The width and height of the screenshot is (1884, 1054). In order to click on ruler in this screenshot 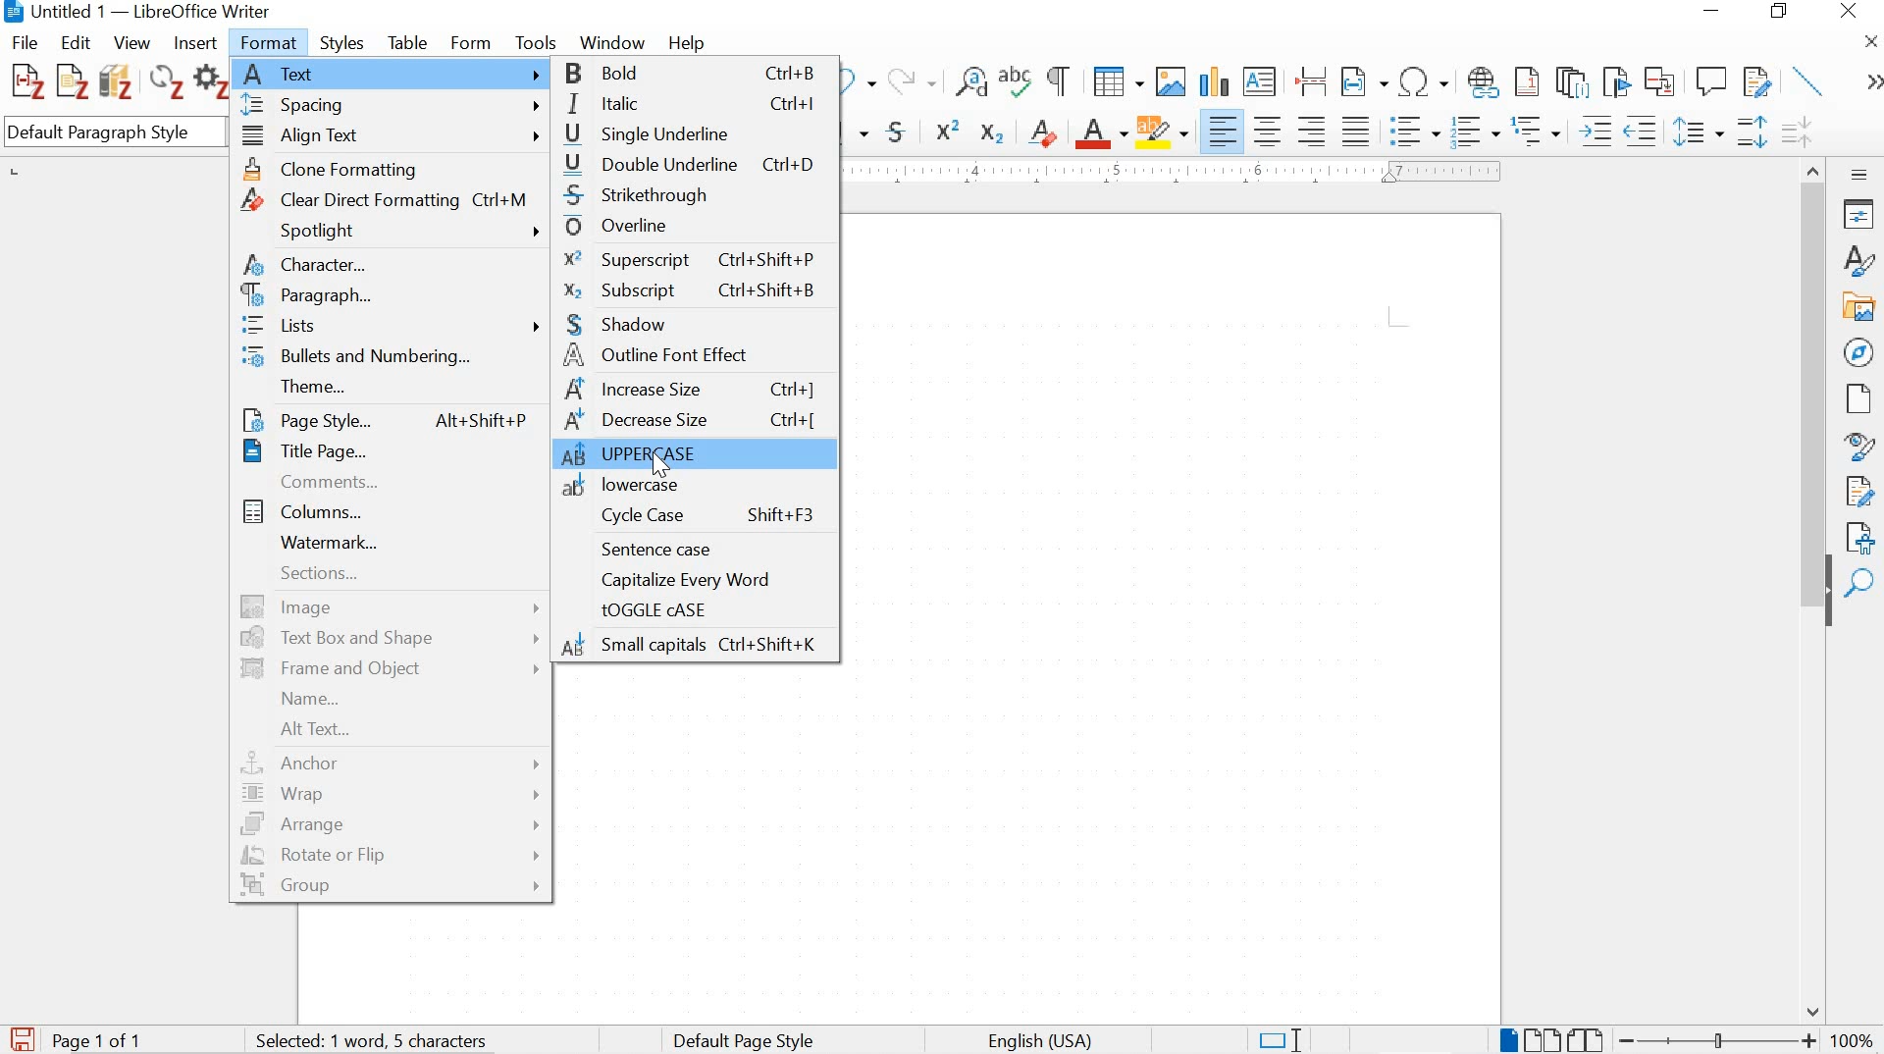, I will do `click(1182, 172)`.